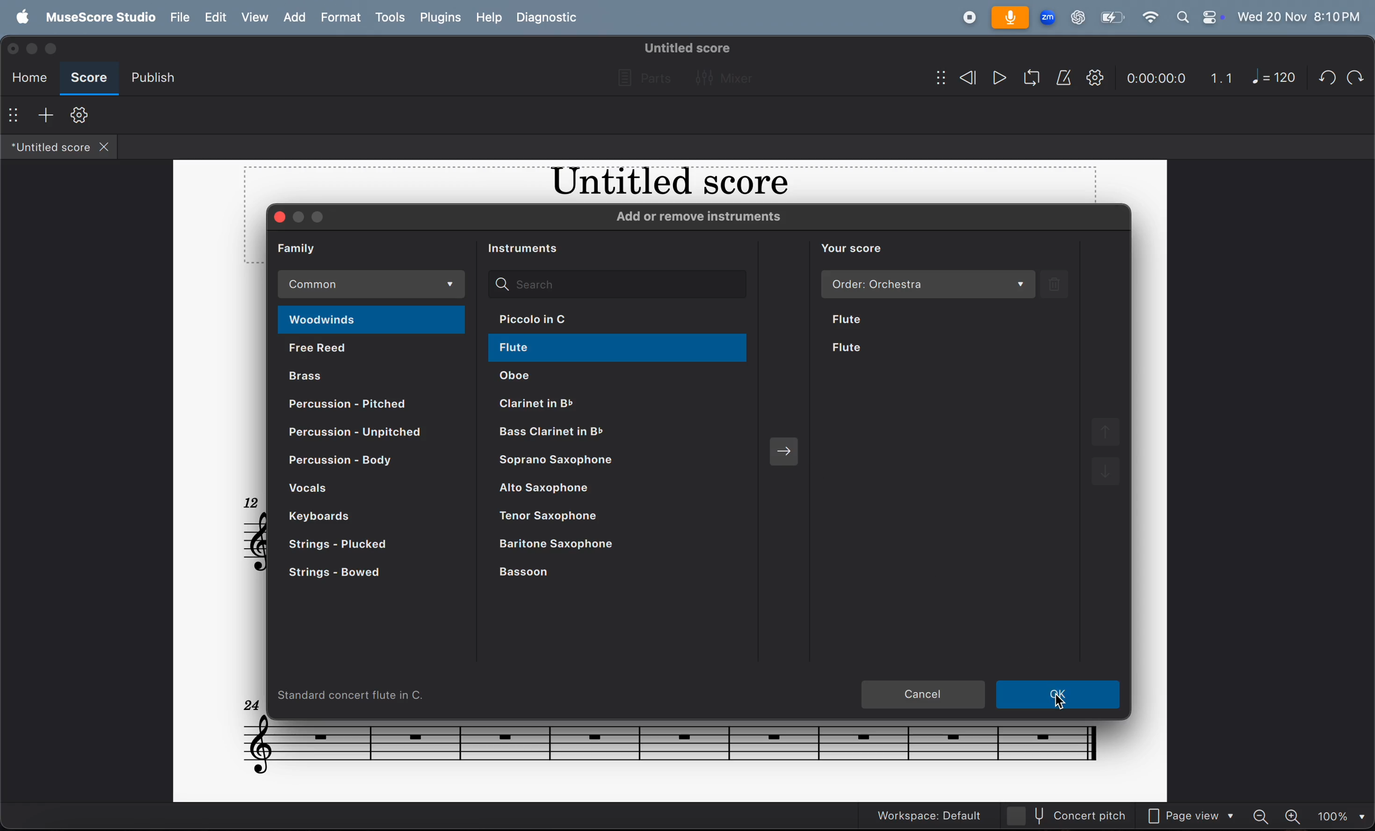 This screenshot has height=831, width=1375. I want to click on current pitch, so click(1068, 814).